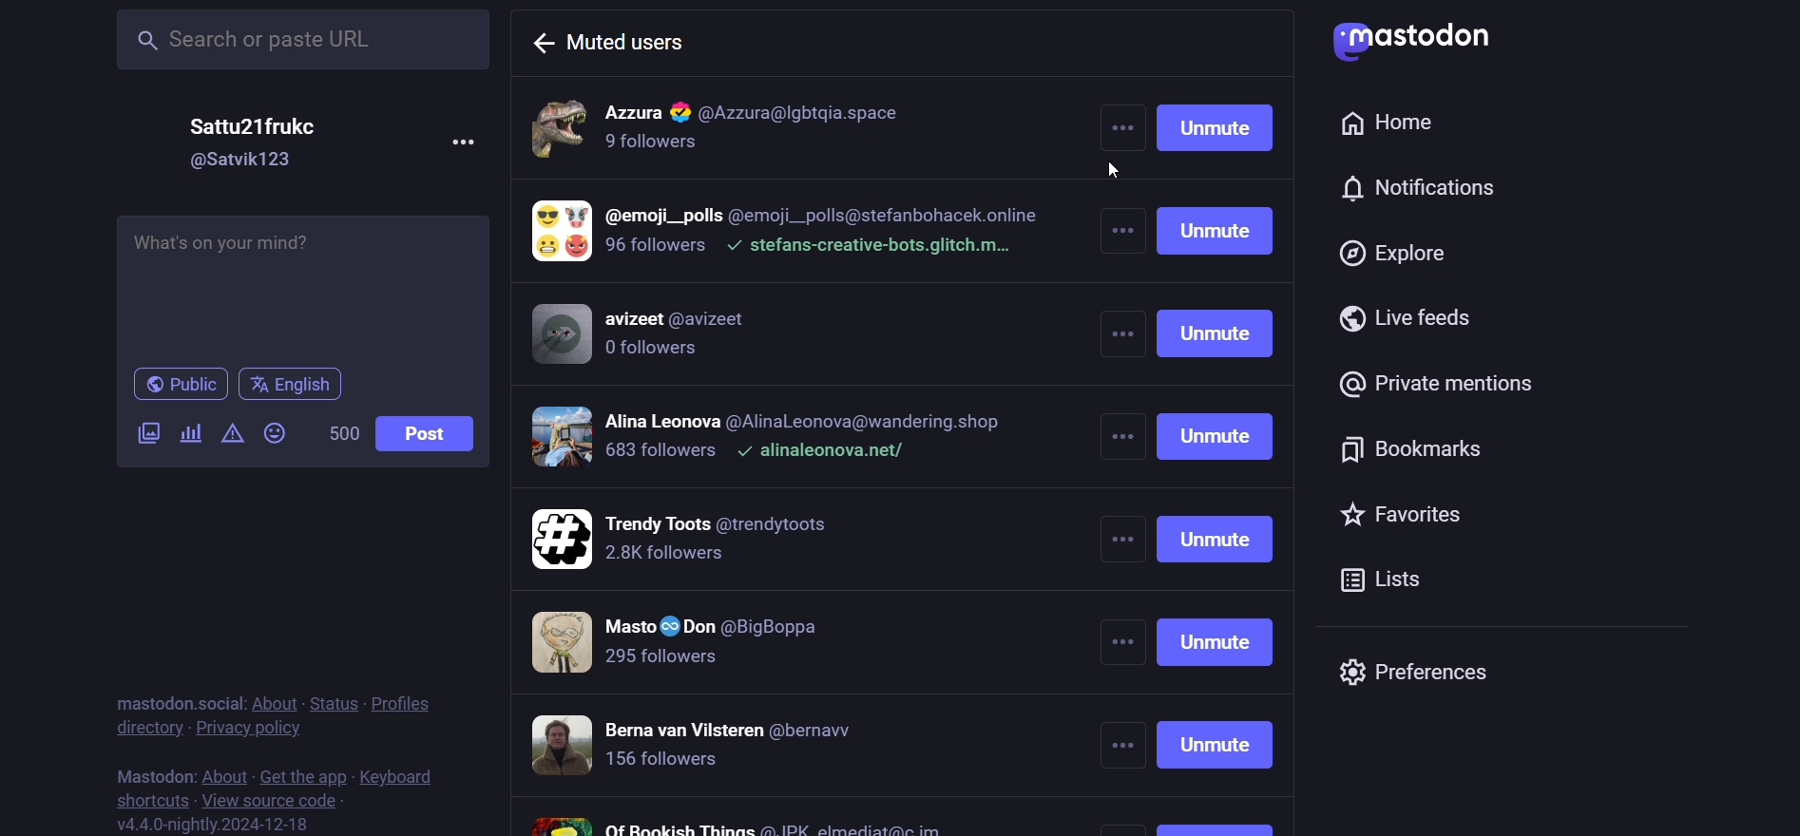 This screenshot has width=1800, height=836. I want to click on source code, so click(278, 801).